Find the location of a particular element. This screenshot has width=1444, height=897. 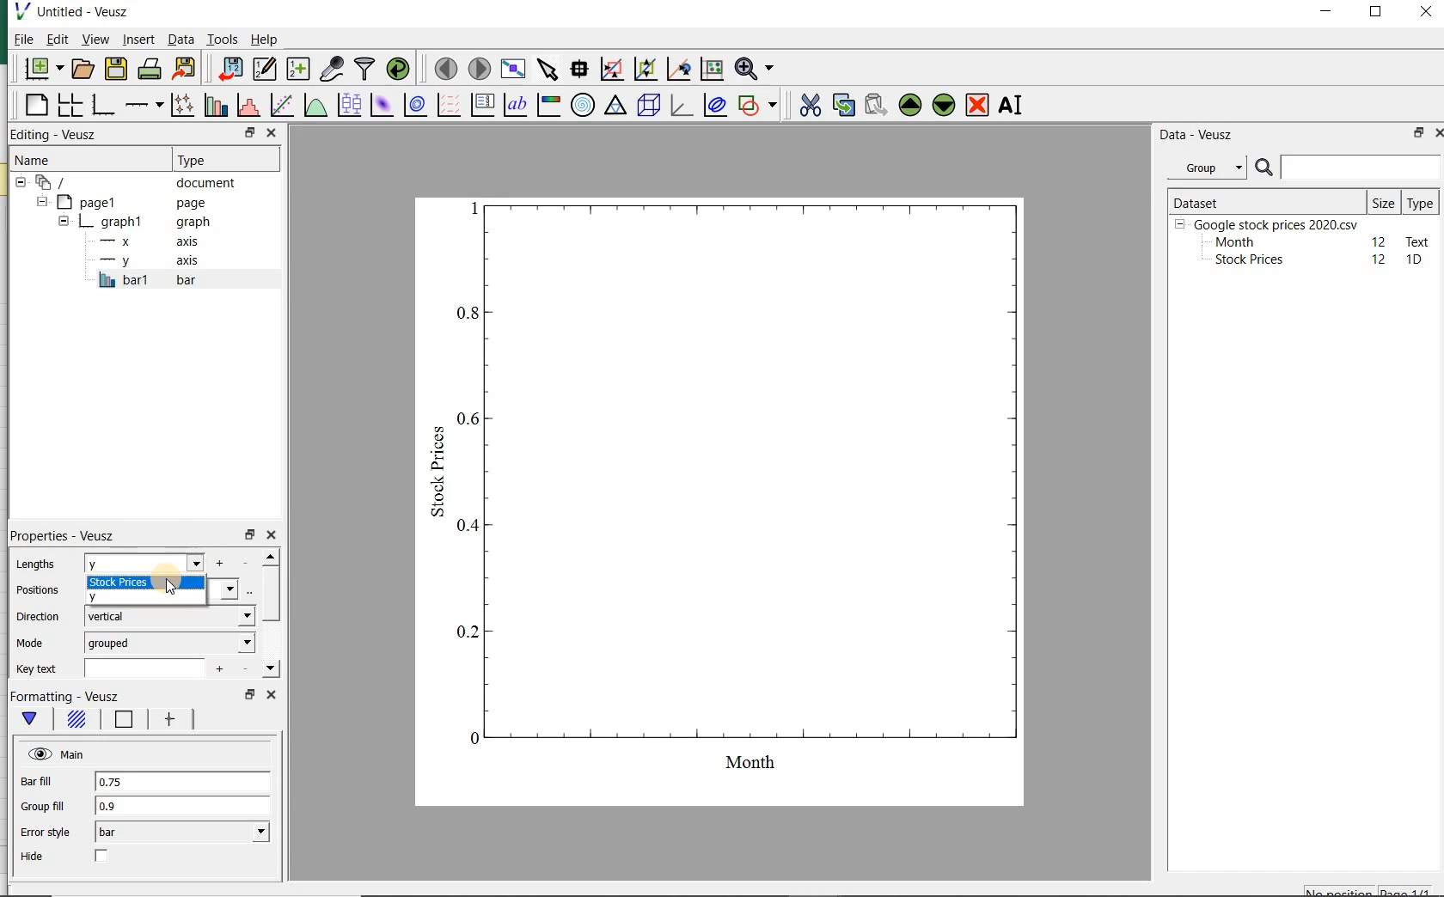

Editing - Veusz is located at coordinates (56, 135).